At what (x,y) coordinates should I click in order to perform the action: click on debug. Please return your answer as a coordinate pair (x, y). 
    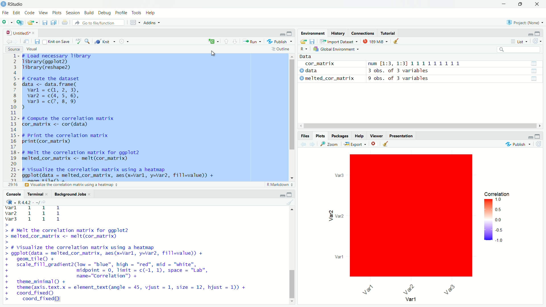
    Looking at the image, I should click on (105, 13).